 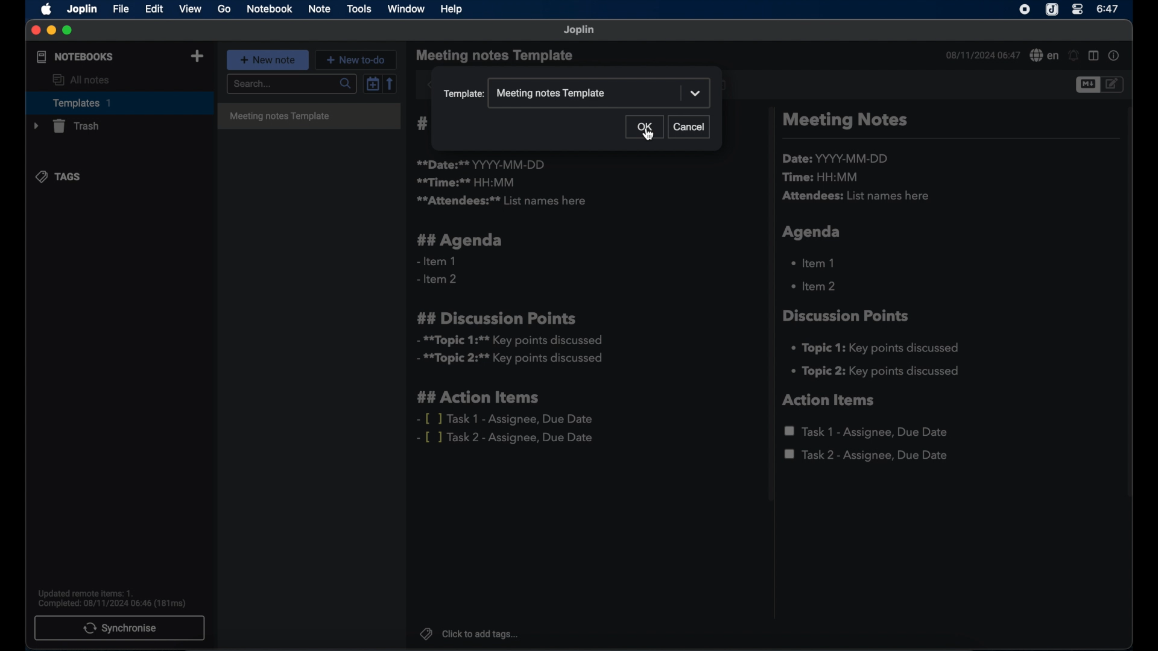 What do you see at coordinates (309, 117) in the screenshot?
I see `meeting notes template ` at bounding box center [309, 117].